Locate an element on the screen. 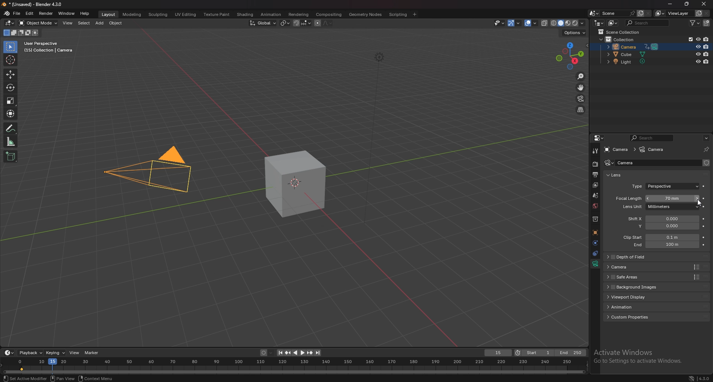 This screenshot has height=382, width=713. options is located at coordinates (706, 137).